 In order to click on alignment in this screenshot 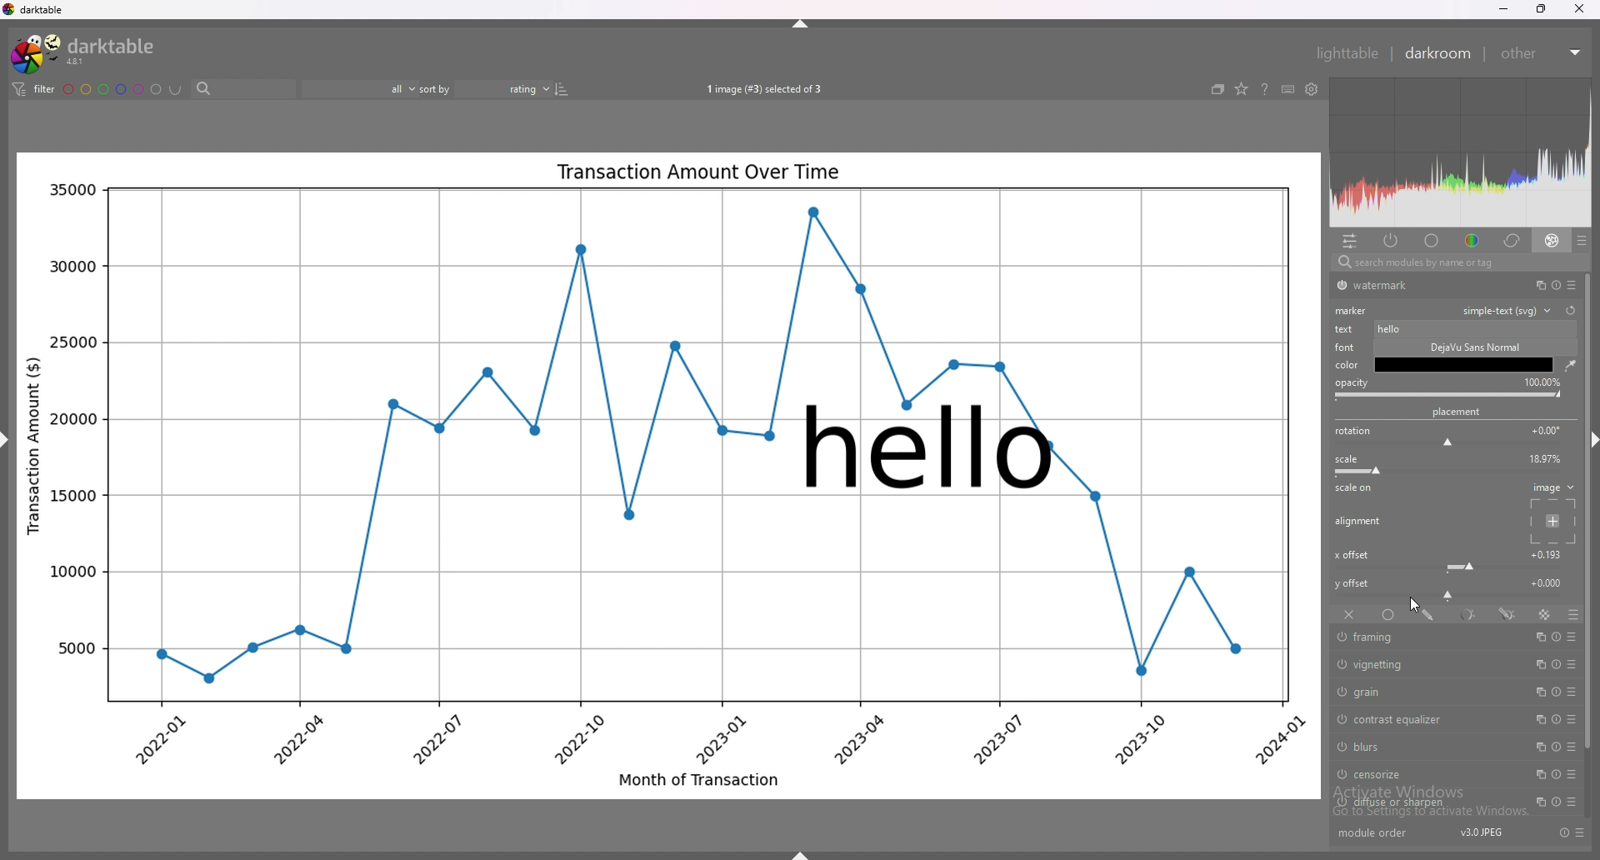, I will do `click(1359, 521)`.